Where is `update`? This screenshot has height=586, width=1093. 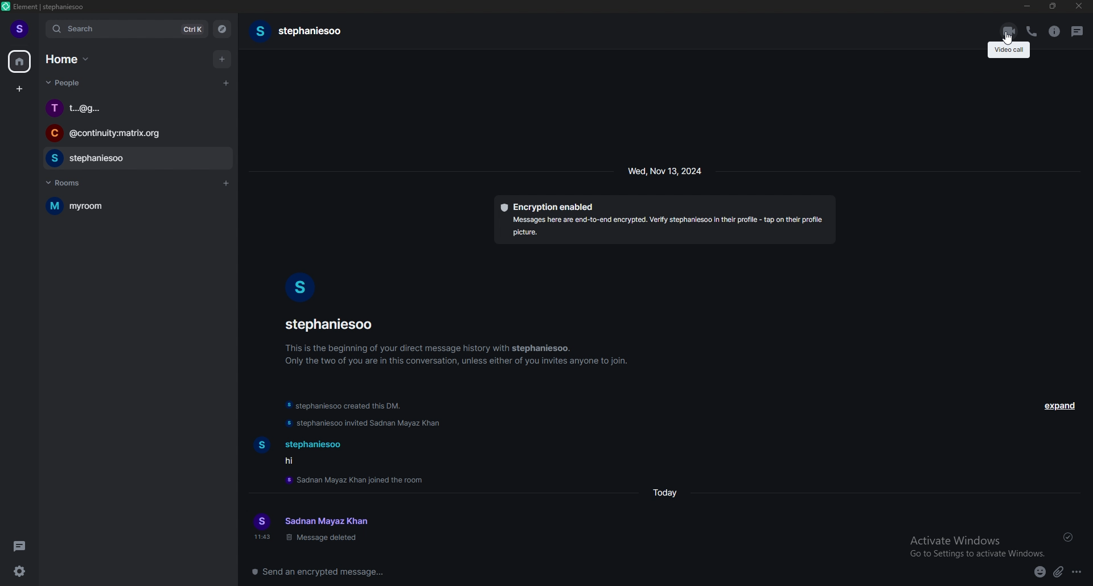 update is located at coordinates (365, 423).